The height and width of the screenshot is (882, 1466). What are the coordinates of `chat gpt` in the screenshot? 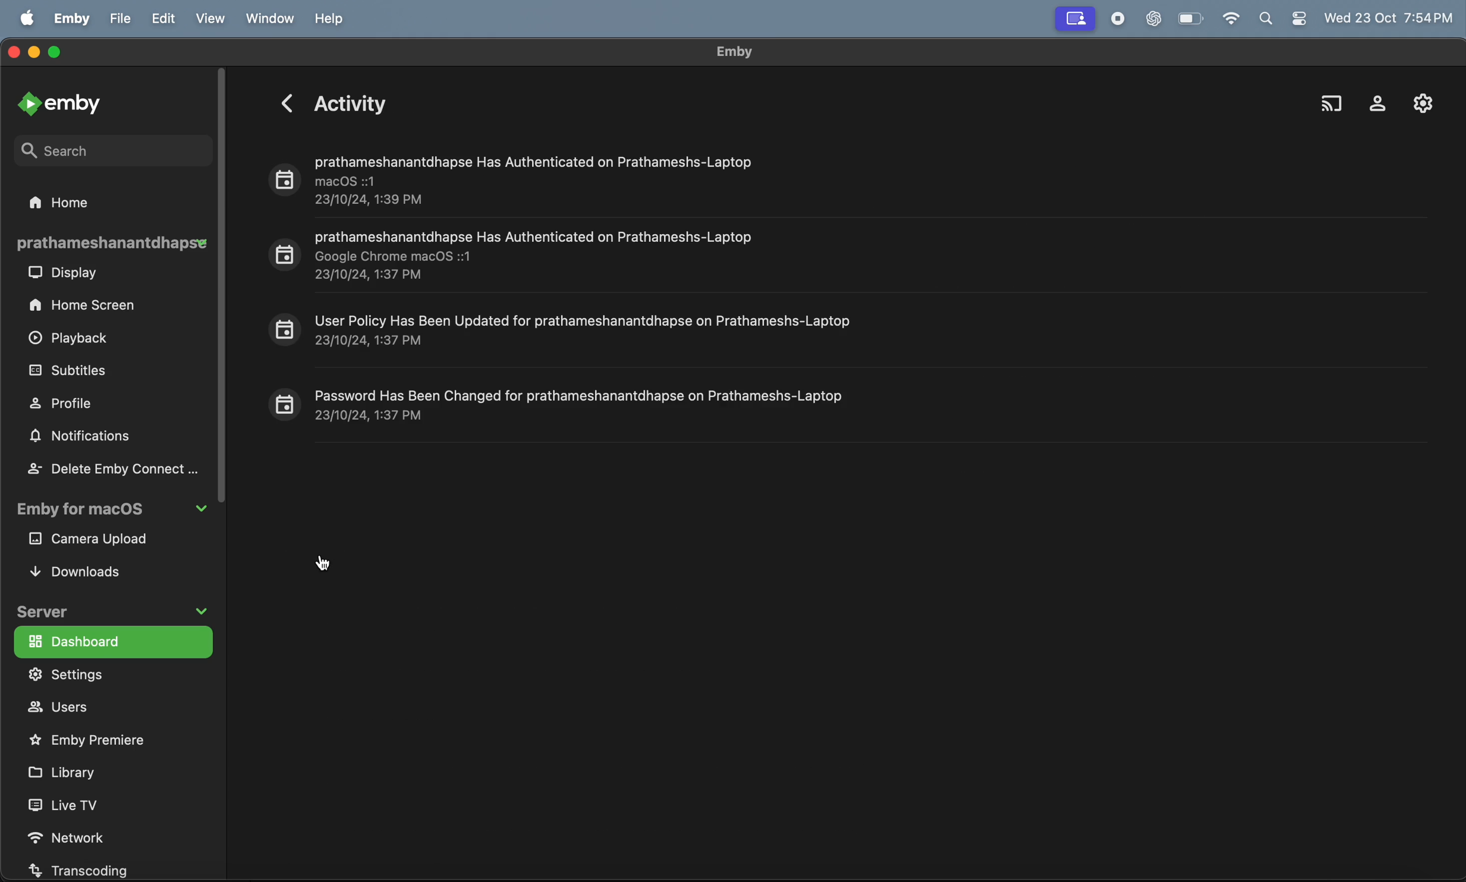 It's located at (1150, 20).